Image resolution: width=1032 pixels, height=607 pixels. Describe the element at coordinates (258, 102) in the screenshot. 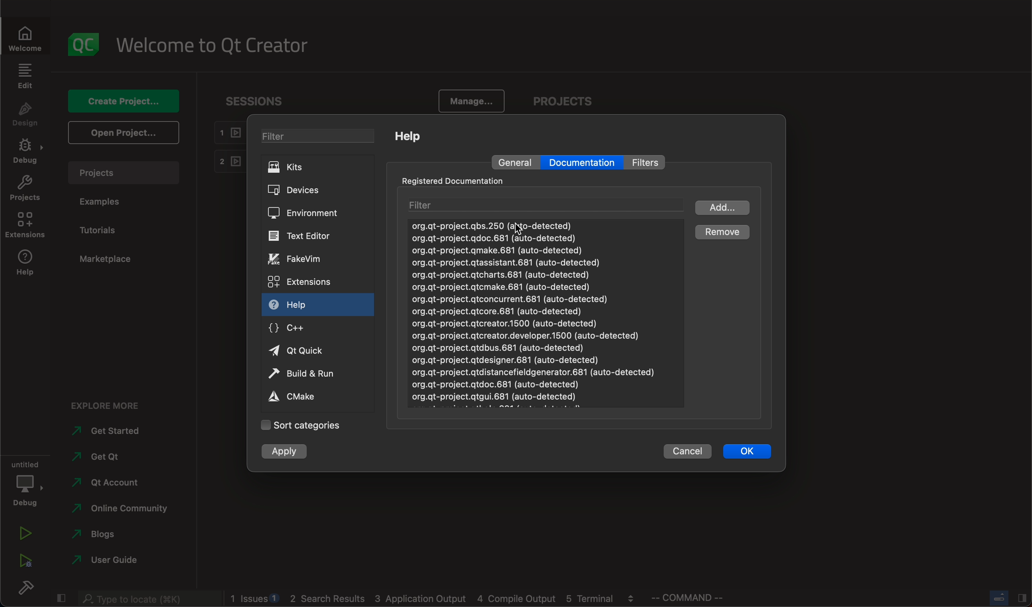

I see `sessions` at that location.